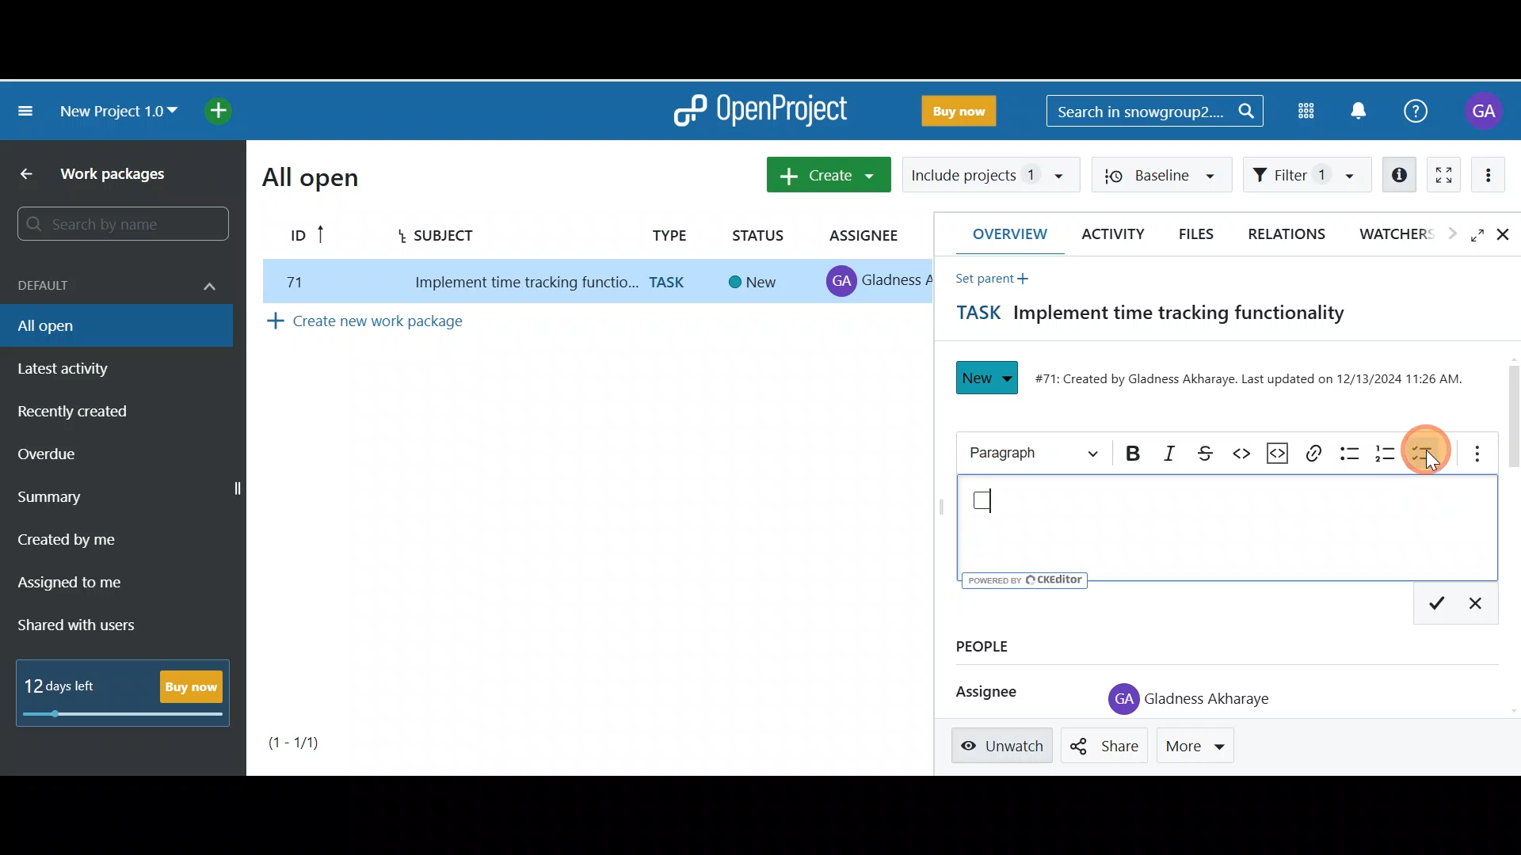 The image size is (1521, 855). What do you see at coordinates (1511, 411) in the screenshot?
I see `Scroll bar` at bounding box center [1511, 411].